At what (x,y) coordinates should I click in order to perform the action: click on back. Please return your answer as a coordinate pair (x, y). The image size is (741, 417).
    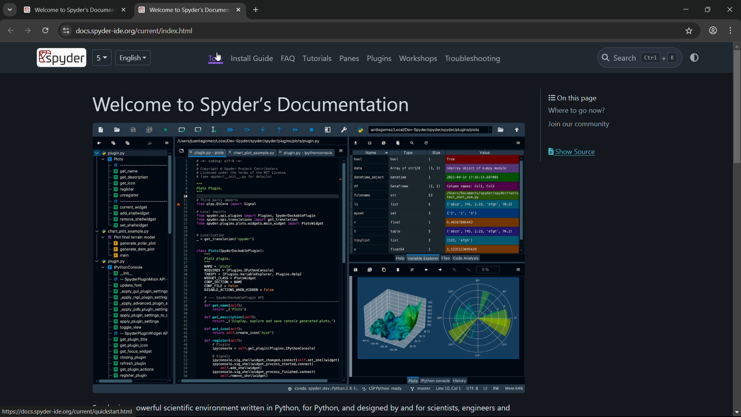
    Looking at the image, I should click on (10, 31).